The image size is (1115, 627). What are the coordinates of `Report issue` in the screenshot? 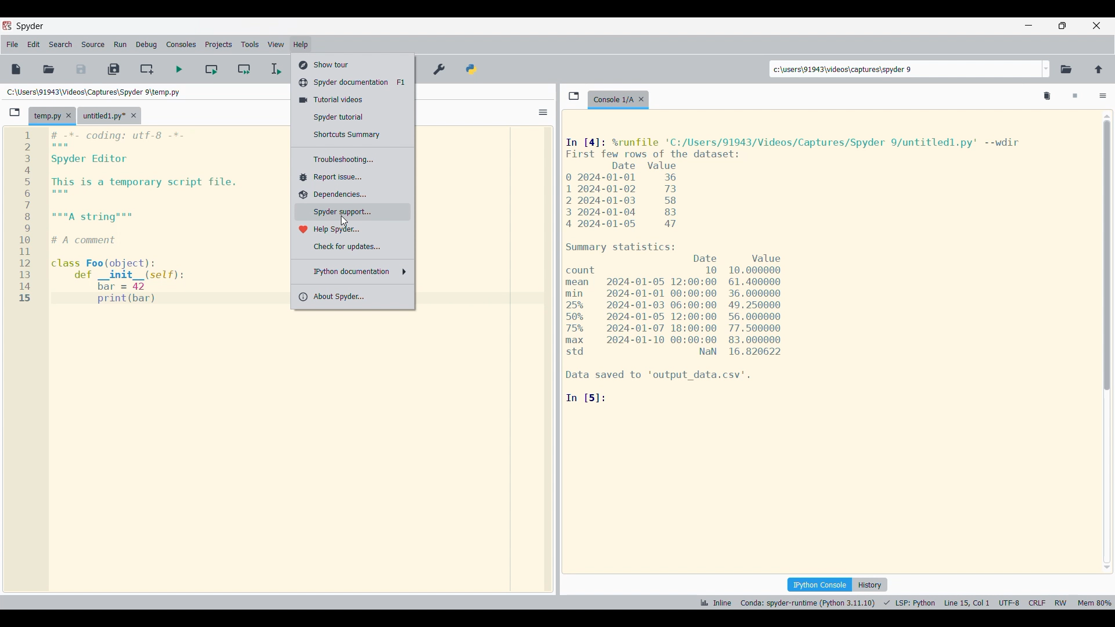 It's located at (353, 177).